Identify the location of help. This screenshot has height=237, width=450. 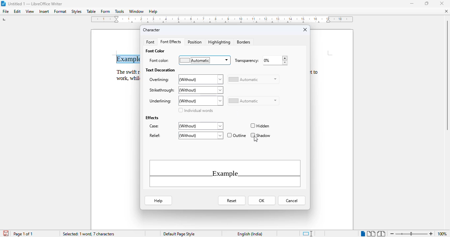
(153, 12).